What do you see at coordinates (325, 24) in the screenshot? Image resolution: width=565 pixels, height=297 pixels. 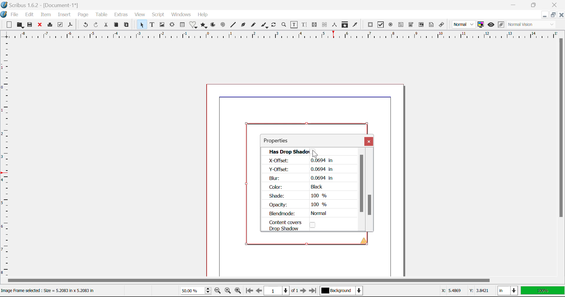 I see `Unlink Text Frames` at bounding box center [325, 24].